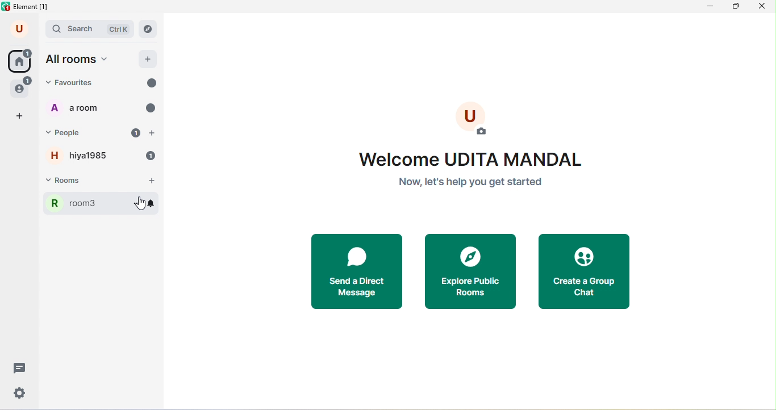  I want to click on account, so click(20, 30).